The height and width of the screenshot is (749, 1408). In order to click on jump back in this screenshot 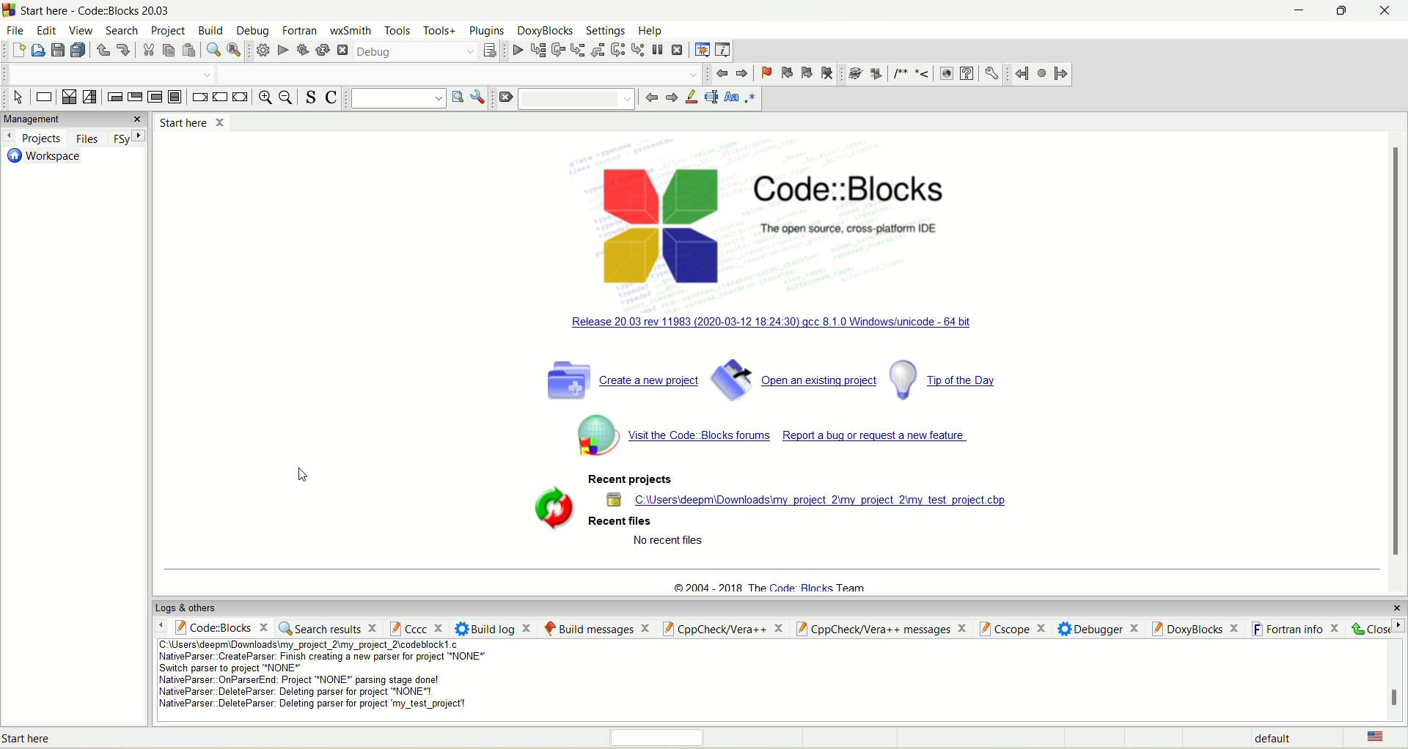, I will do `click(1022, 73)`.